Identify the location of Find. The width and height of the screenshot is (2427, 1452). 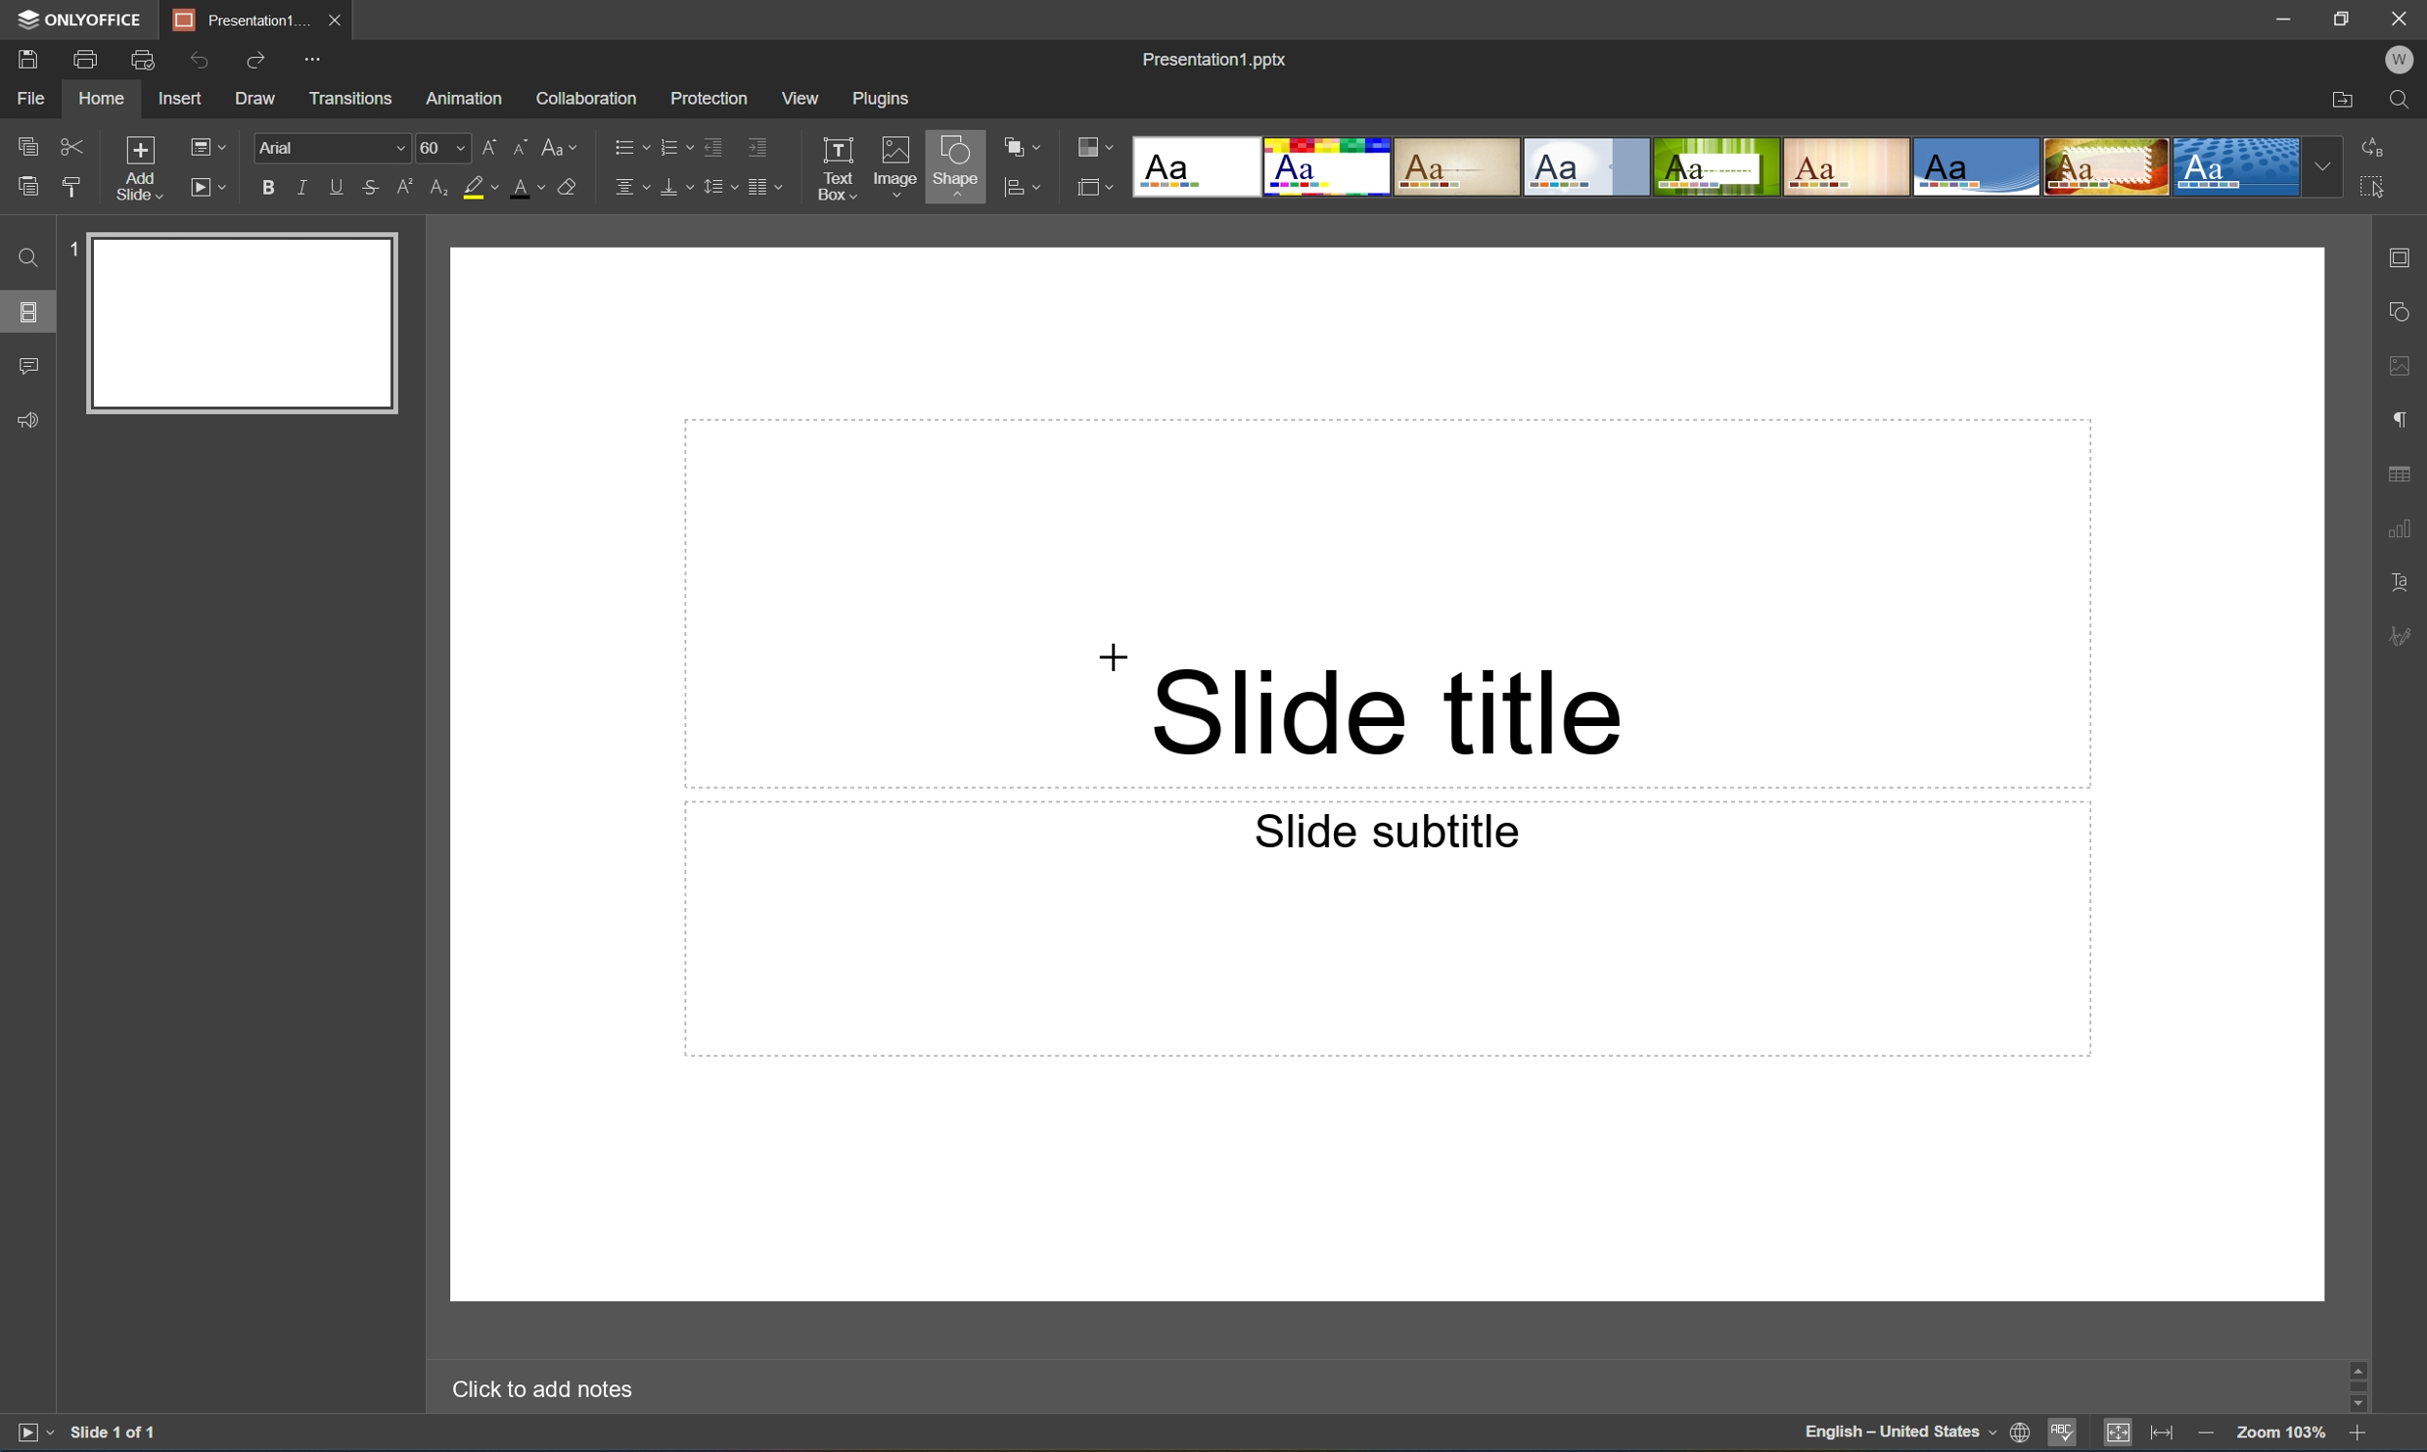
(2399, 100).